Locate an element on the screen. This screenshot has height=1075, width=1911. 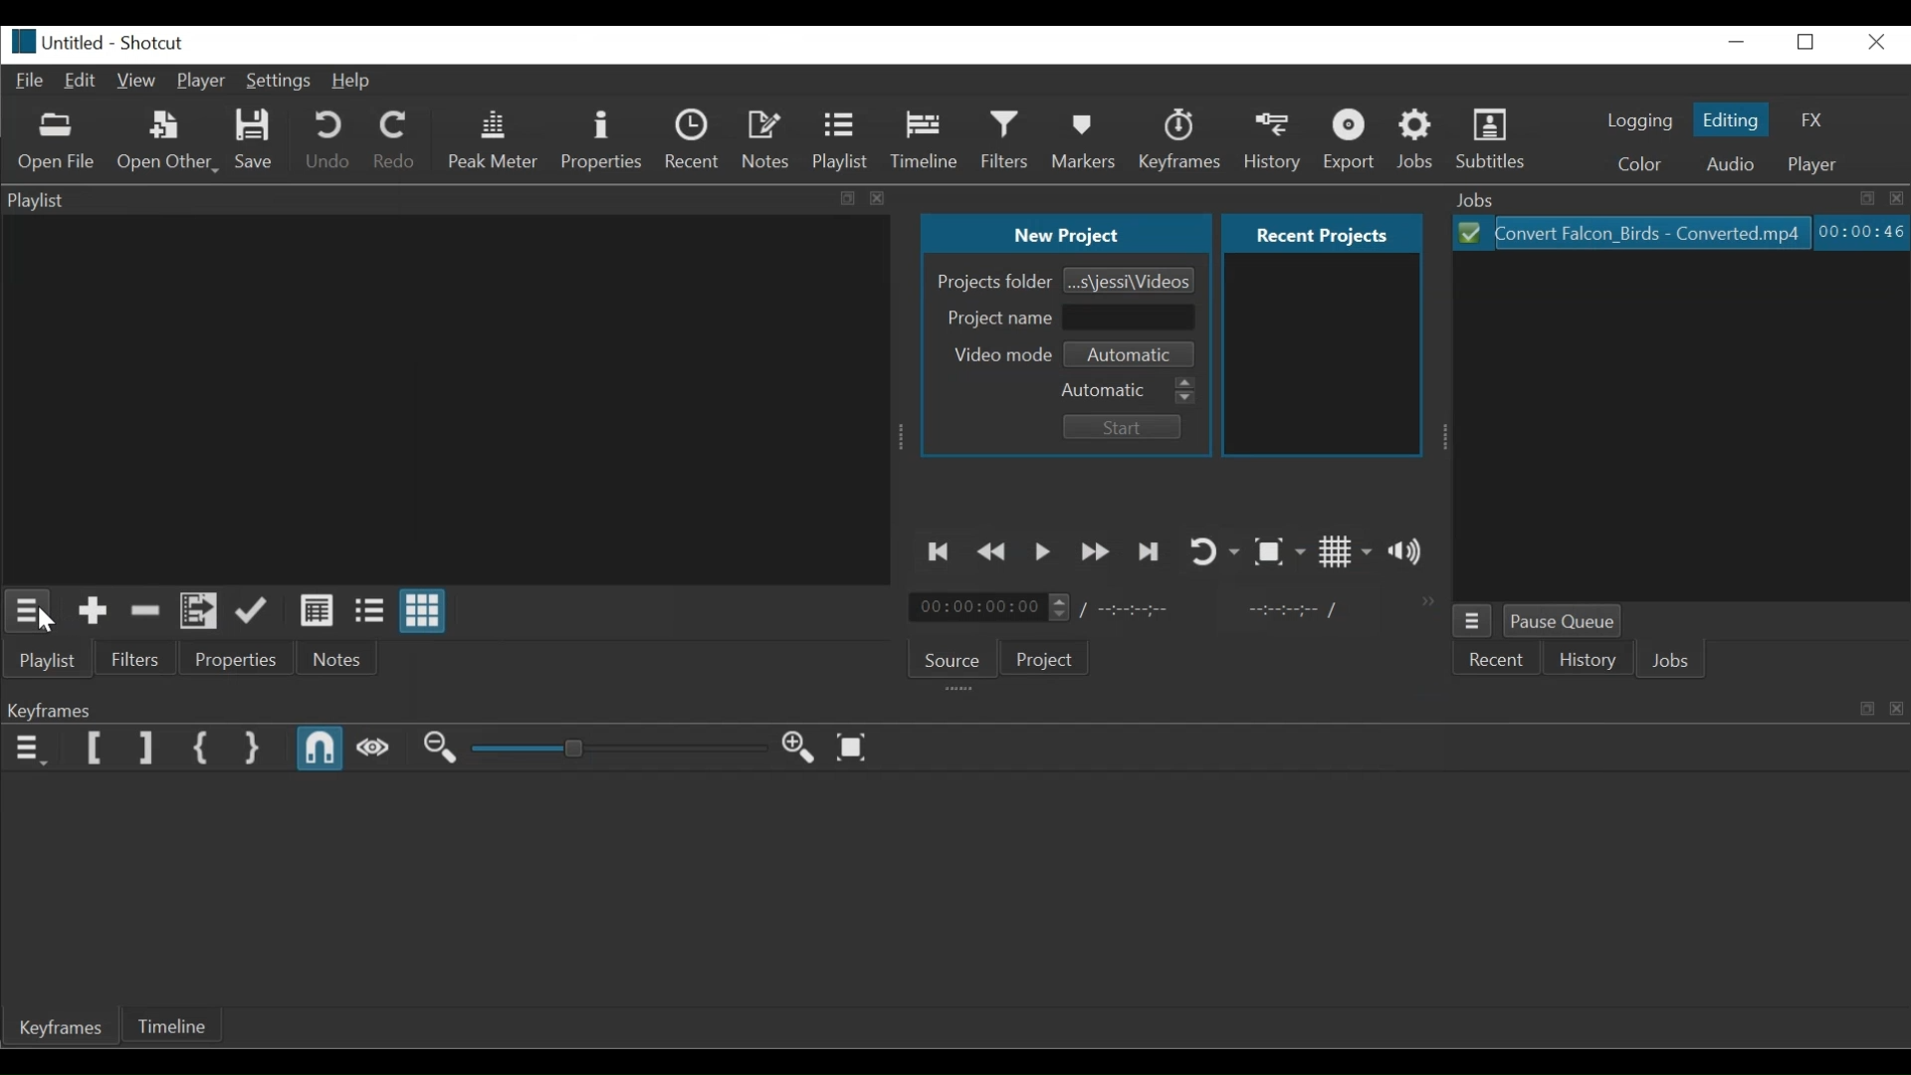
Add files to playlist is located at coordinates (200, 610).